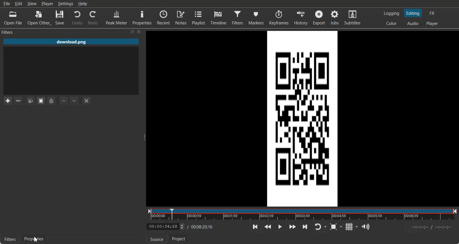 The image size is (459, 244). What do you see at coordinates (139, 32) in the screenshot?
I see `Close` at bounding box center [139, 32].